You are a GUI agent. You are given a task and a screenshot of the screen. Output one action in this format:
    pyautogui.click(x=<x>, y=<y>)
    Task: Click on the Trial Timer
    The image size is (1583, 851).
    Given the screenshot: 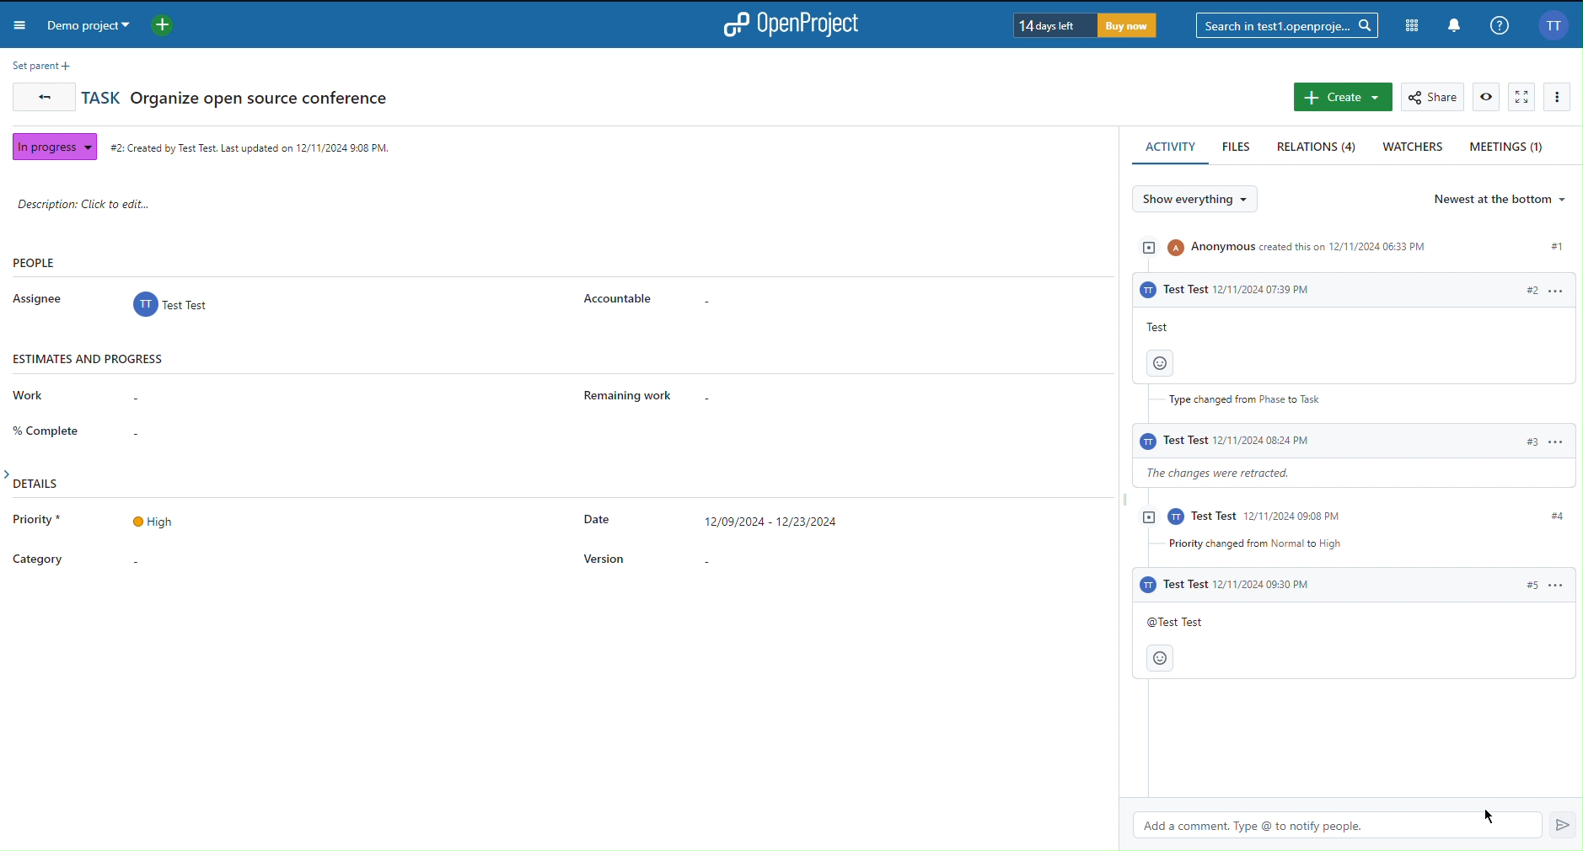 What is the action you would take?
    pyautogui.click(x=1082, y=25)
    